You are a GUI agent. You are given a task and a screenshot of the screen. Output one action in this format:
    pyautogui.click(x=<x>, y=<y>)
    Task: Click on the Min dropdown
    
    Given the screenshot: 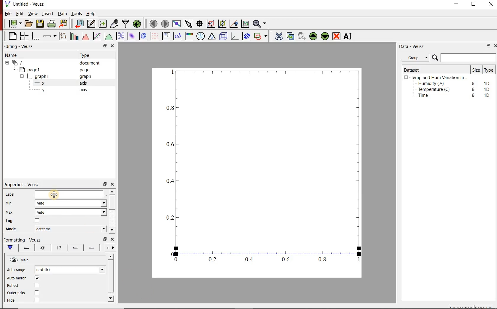 What is the action you would take?
    pyautogui.click(x=97, y=204)
    